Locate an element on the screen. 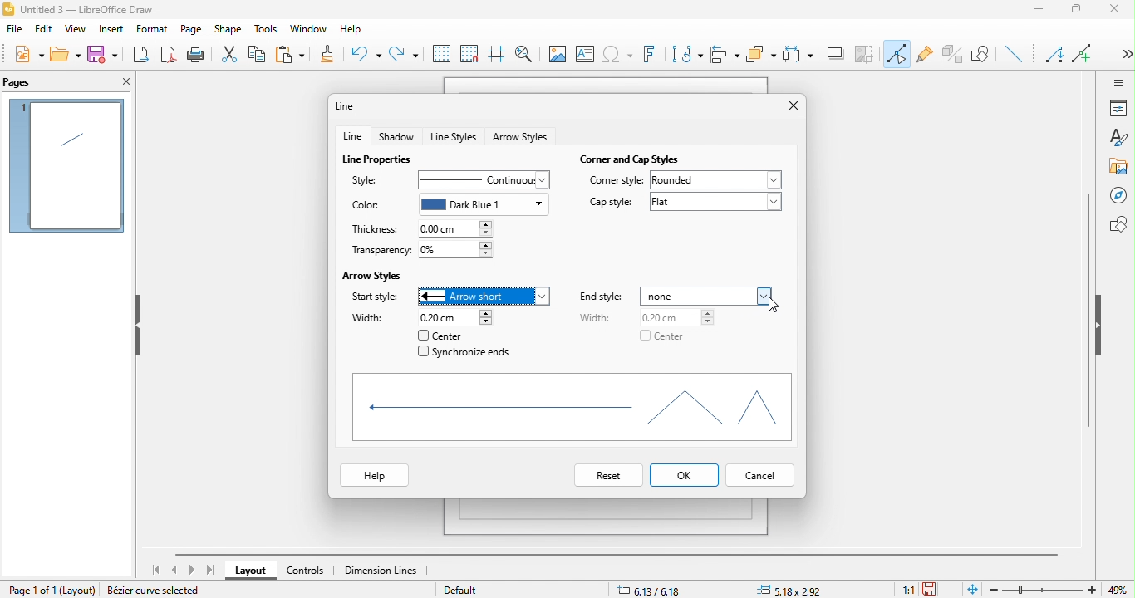  first page is located at coordinates (159, 570).